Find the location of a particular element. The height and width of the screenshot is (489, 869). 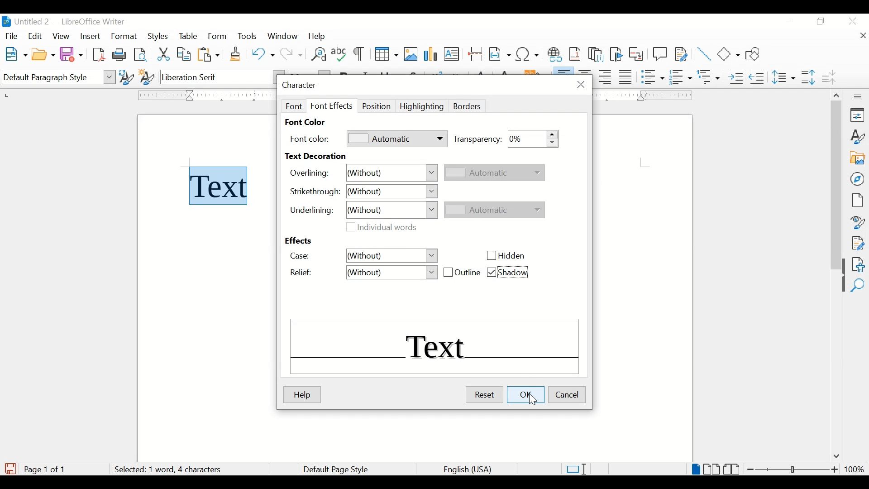

font  is located at coordinates (293, 106).